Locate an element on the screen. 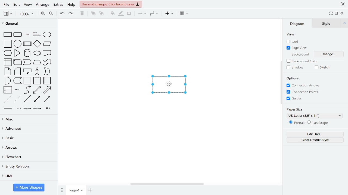  general shapes is located at coordinates (46, 90).